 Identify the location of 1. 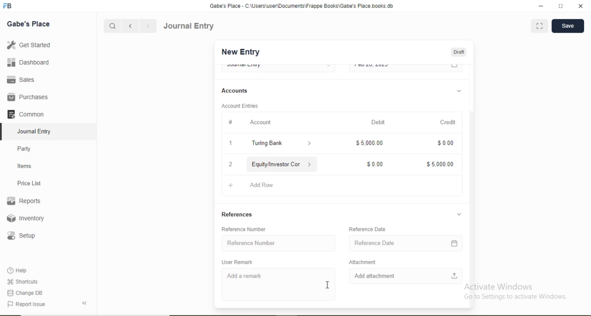
(230, 143).